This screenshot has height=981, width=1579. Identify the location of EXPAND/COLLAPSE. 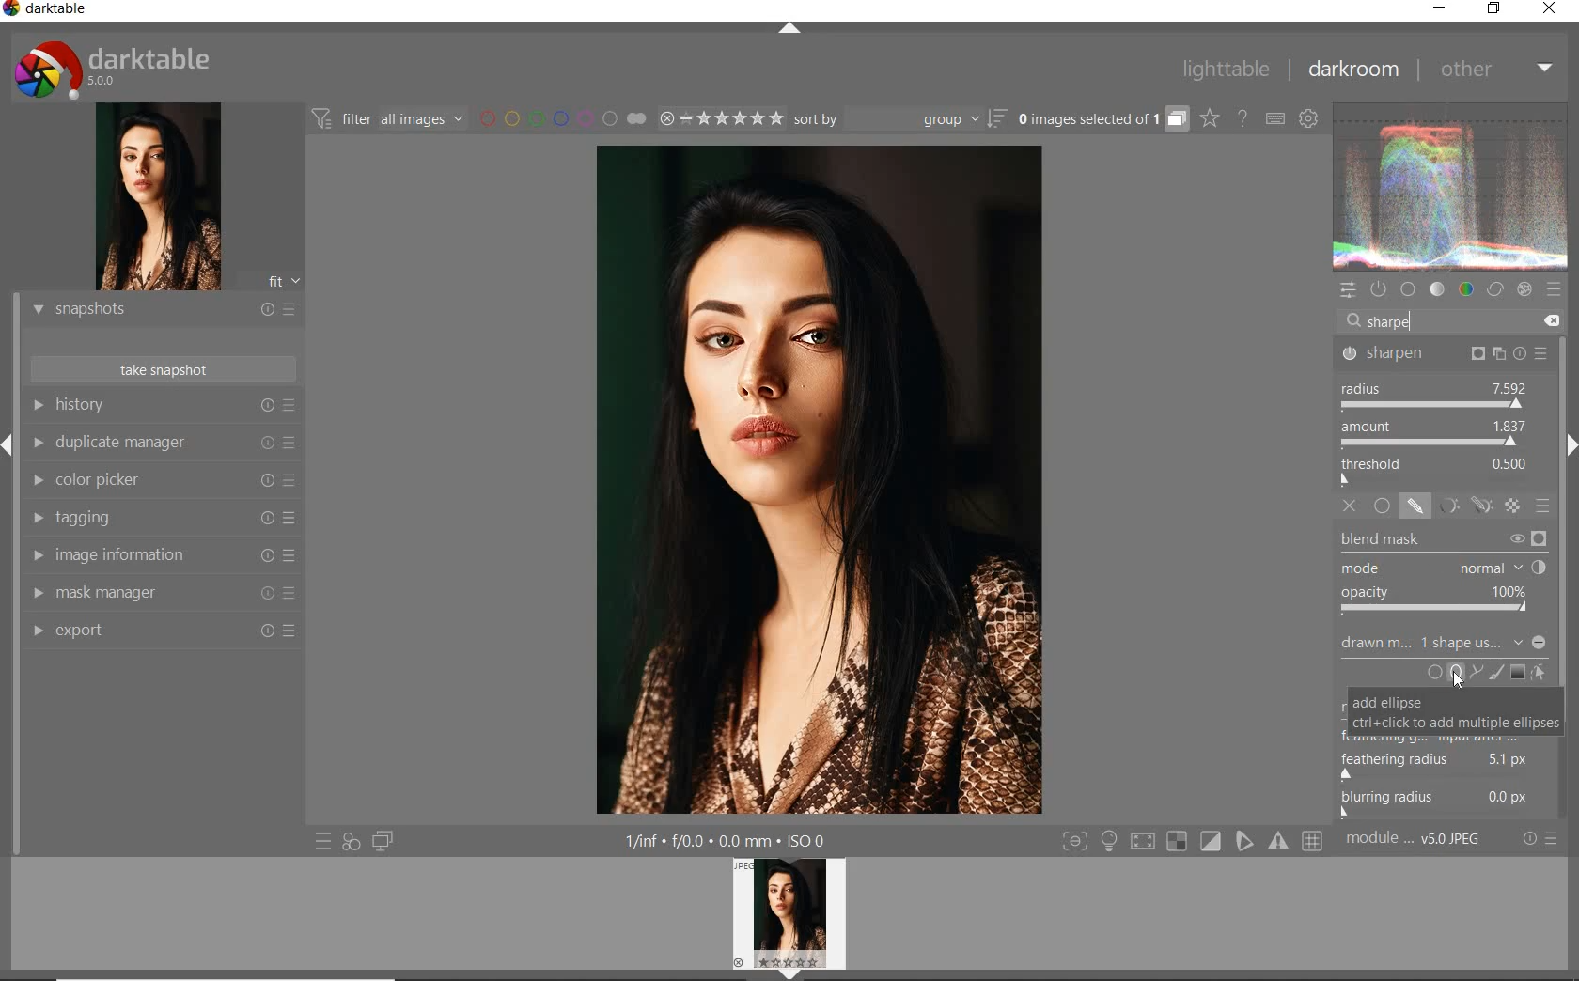
(787, 29).